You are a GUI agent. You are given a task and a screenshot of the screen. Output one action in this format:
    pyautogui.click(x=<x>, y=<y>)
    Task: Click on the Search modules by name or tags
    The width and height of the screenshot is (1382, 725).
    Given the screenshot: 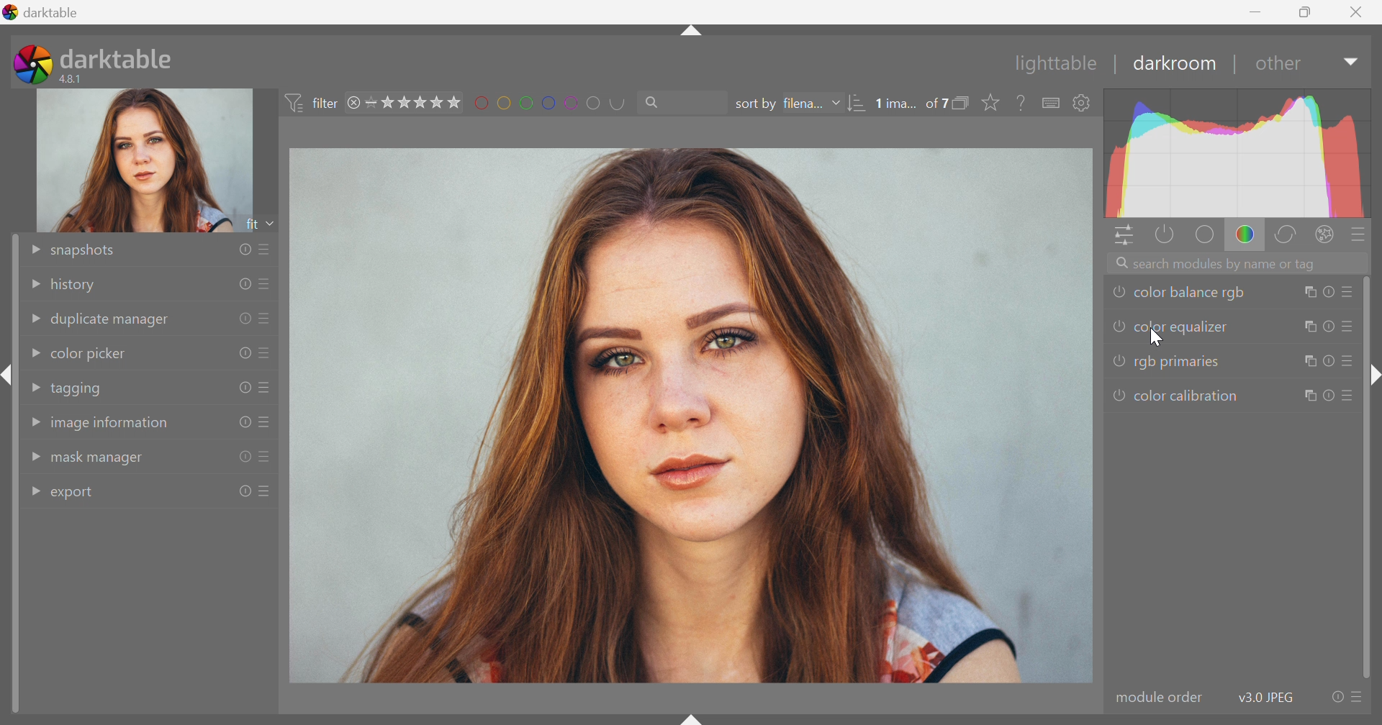 What is the action you would take?
    pyautogui.click(x=1216, y=263)
    